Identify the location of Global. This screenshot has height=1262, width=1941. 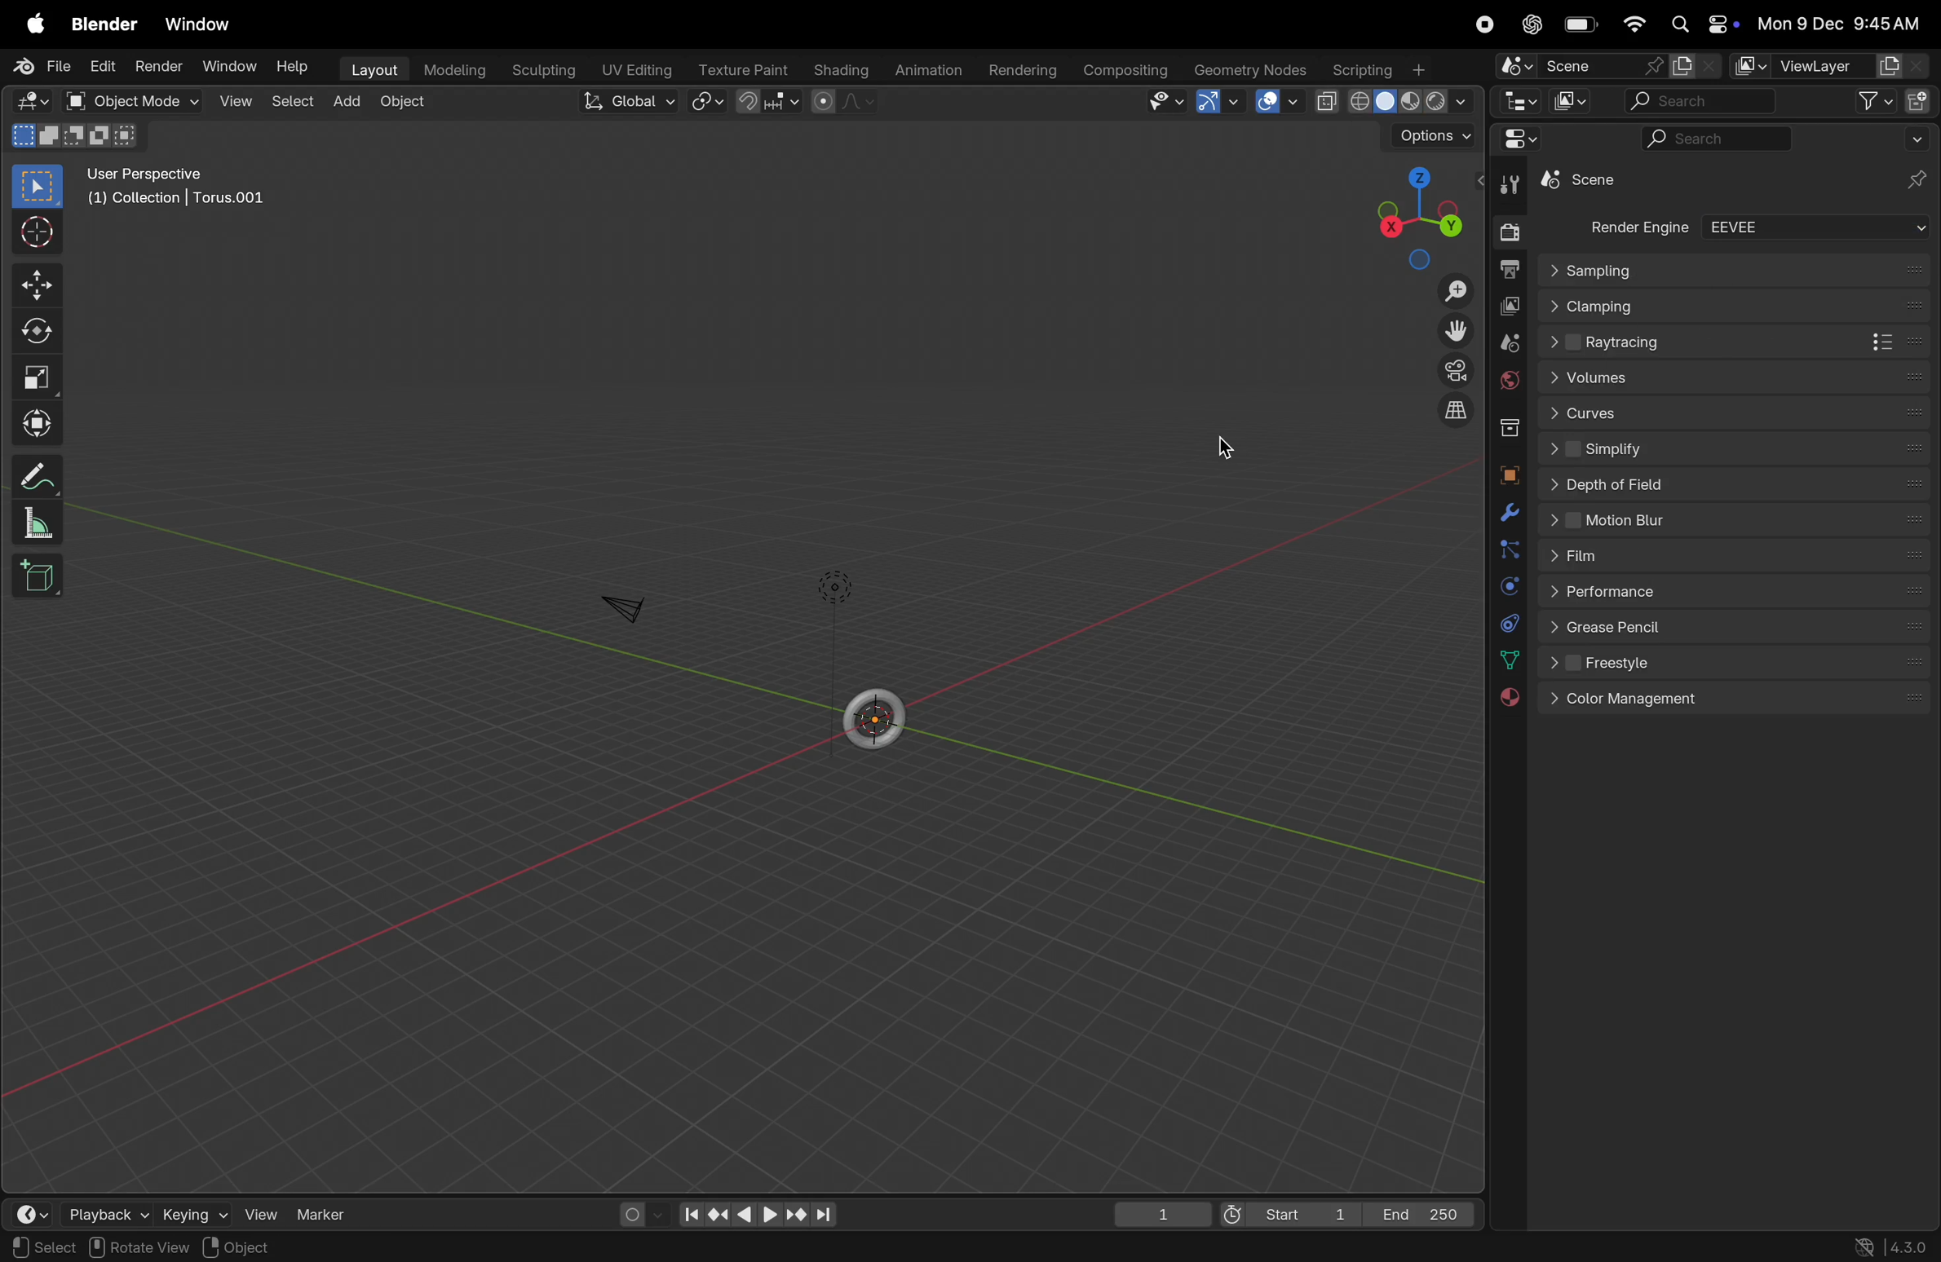
(626, 103).